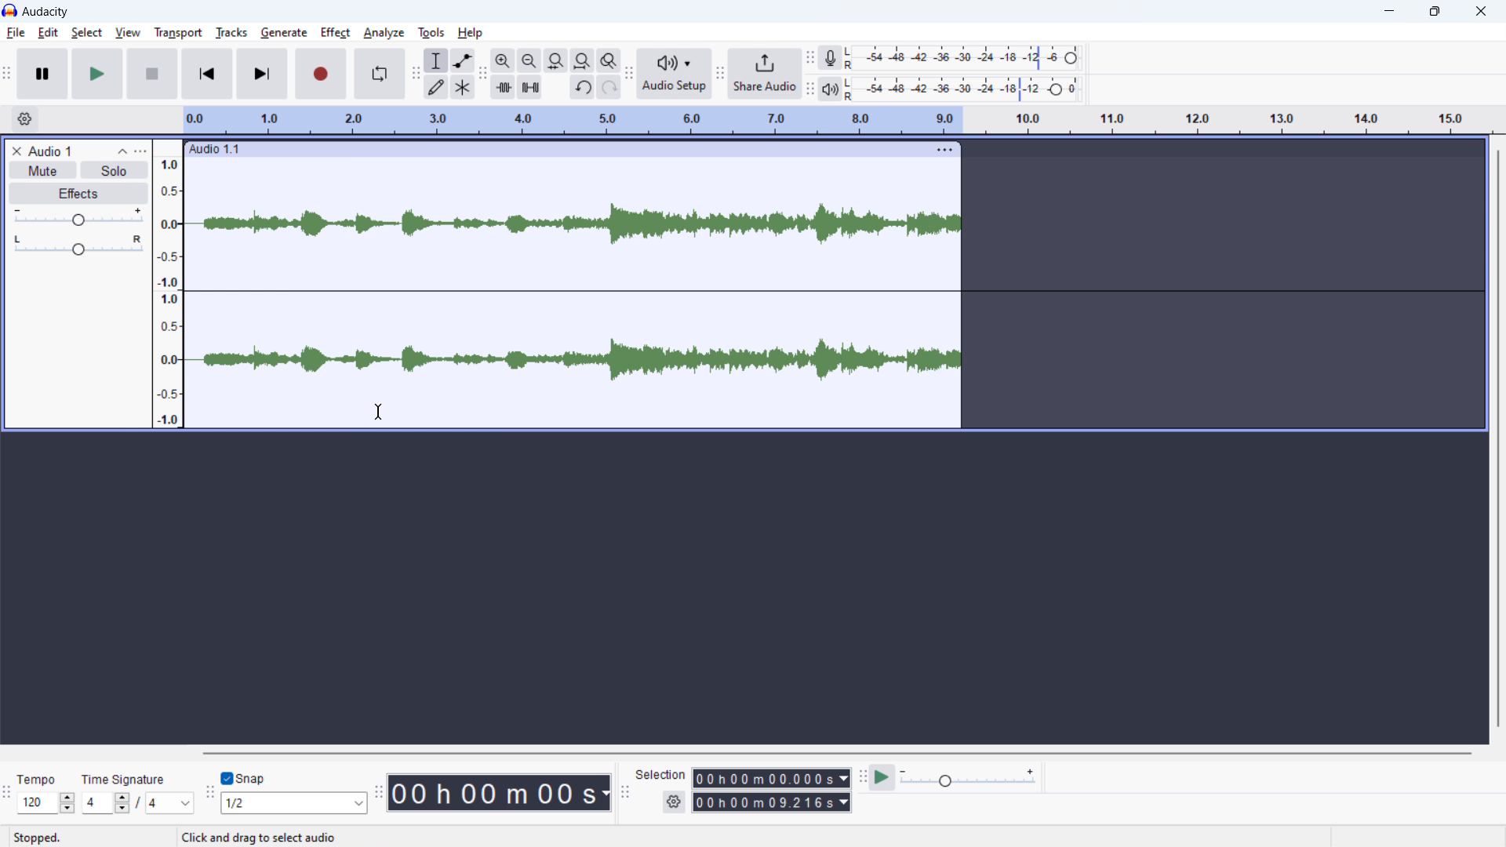  I want to click on start time, so click(771, 779).